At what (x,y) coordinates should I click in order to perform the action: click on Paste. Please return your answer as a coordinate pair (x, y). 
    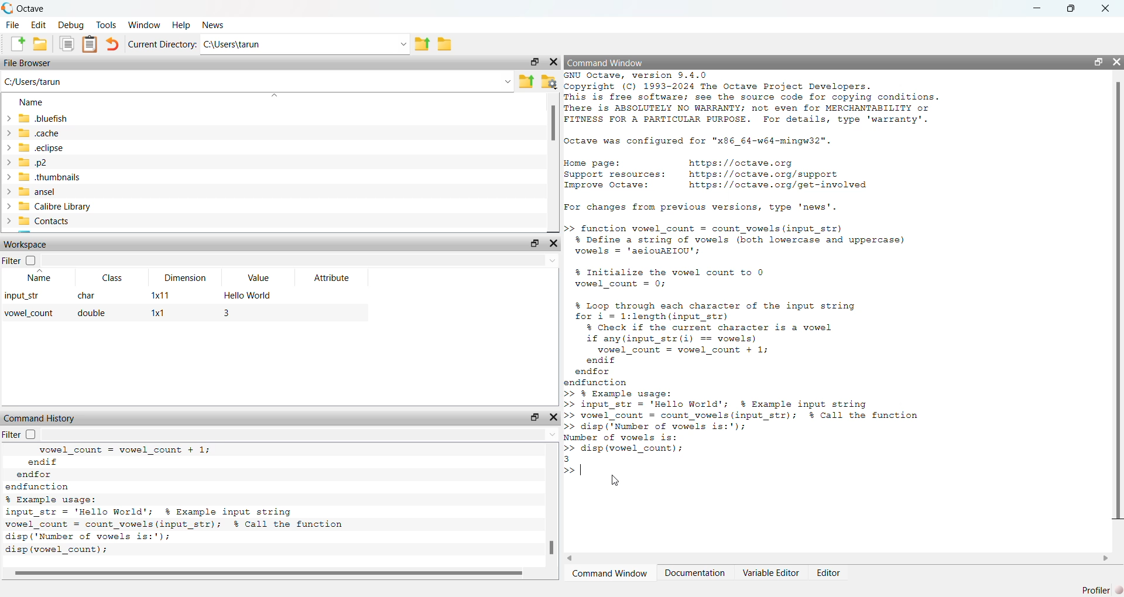
    Looking at the image, I should click on (90, 44).